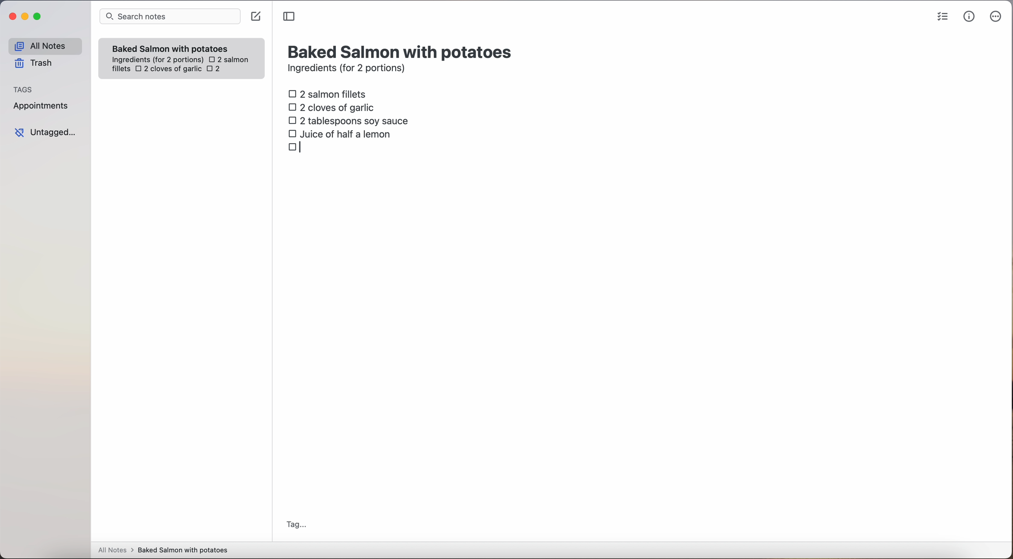 Image resolution: width=1013 pixels, height=559 pixels. I want to click on 2 , so click(216, 70).